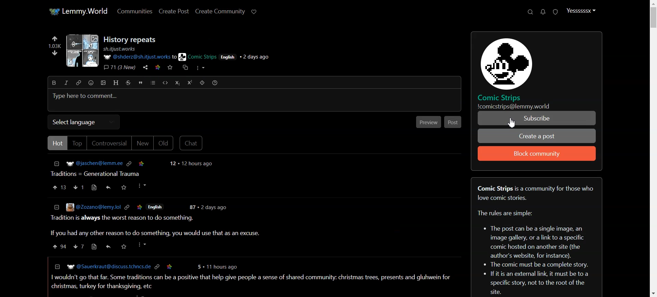 The height and width of the screenshot is (297, 657). Describe the element at coordinates (215, 82) in the screenshot. I see `Formatting help` at that location.